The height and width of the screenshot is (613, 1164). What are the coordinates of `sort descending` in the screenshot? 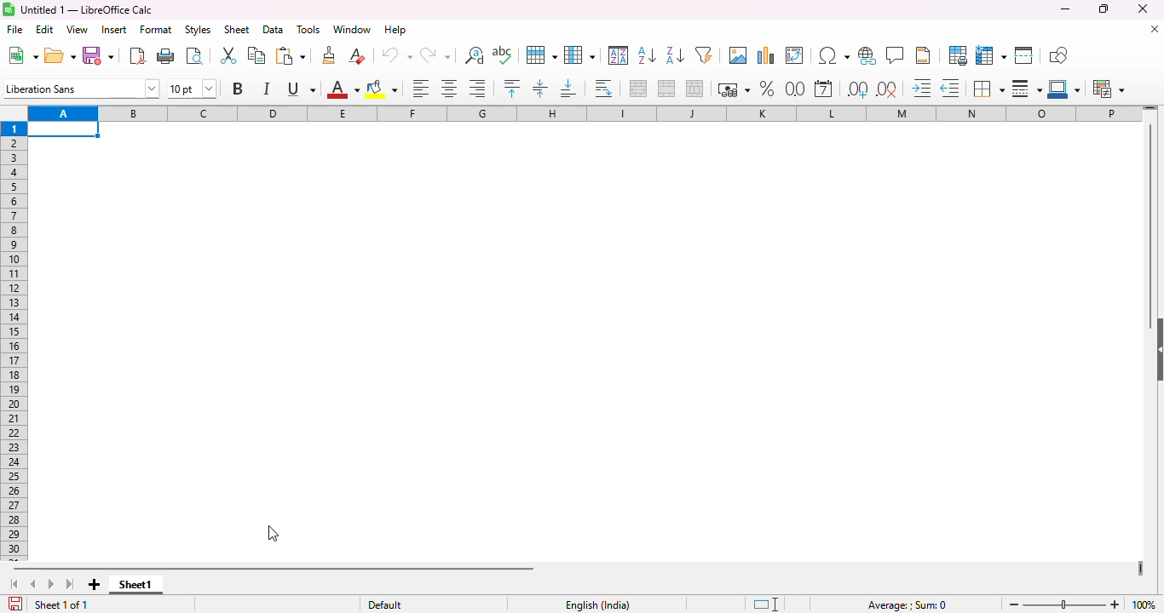 It's located at (676, 55).